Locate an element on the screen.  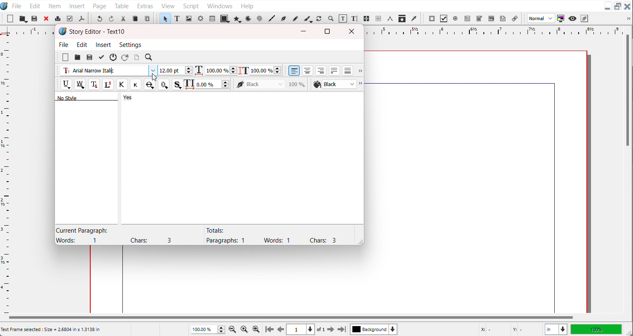
Copy is located at coordinates (135, 19).